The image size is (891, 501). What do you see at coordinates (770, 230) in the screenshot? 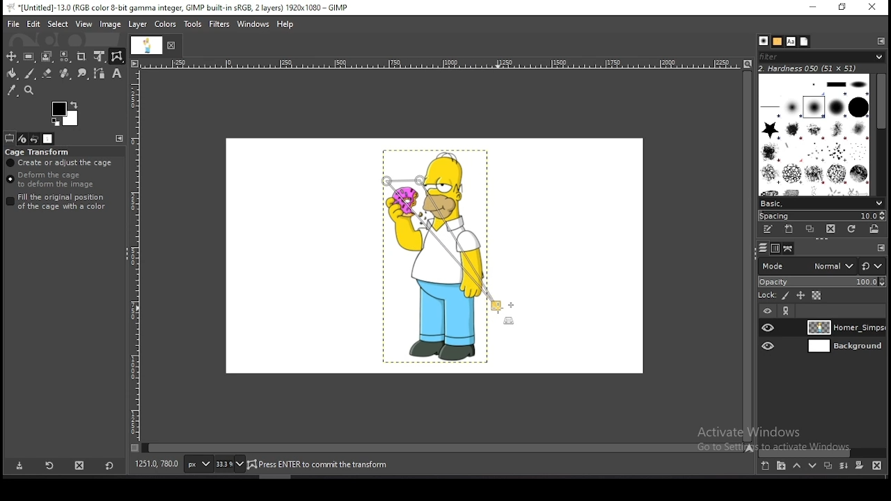
I see `edit this brush` at bounding box center [770, 230].